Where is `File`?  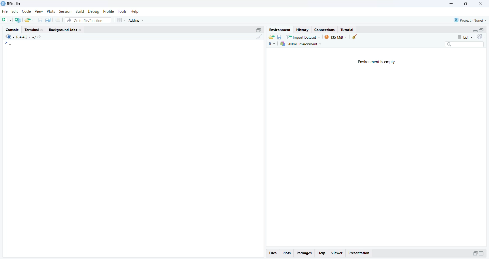 File is located at coordinates (5, 11).